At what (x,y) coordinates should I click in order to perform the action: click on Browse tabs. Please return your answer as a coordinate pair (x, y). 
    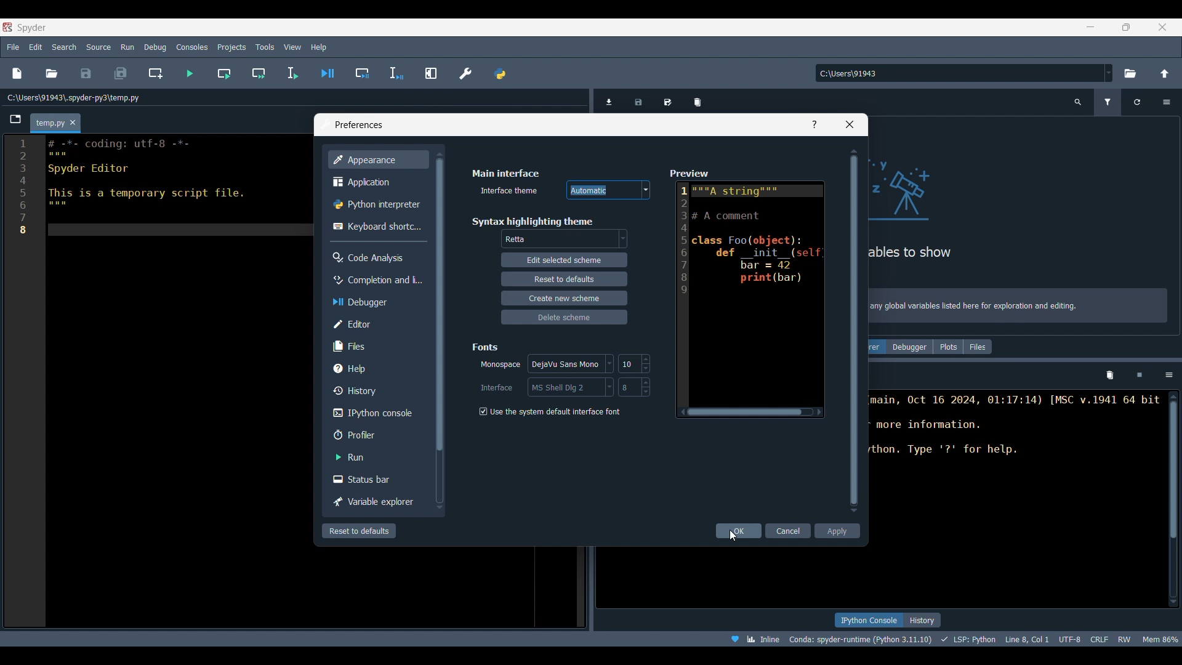
    Looking at the image, I should click on (16, 119).